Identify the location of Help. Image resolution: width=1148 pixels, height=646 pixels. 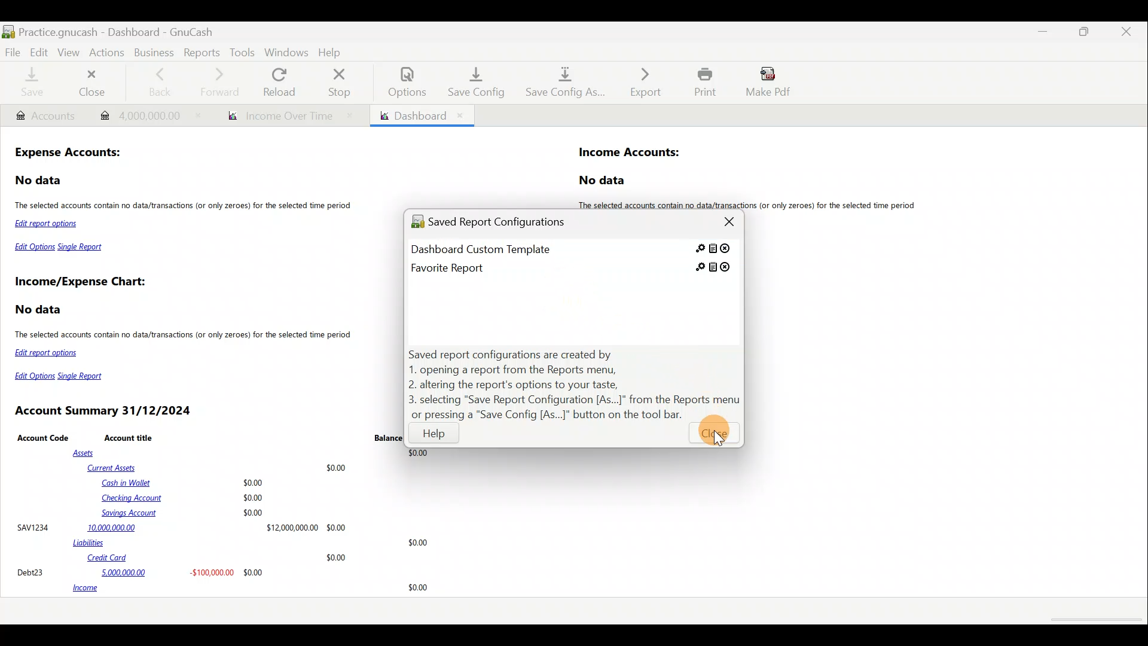
(435, 436).